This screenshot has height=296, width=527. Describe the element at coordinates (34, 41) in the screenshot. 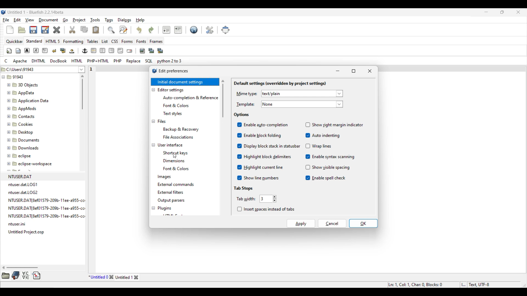

I see `Standard` at that location.